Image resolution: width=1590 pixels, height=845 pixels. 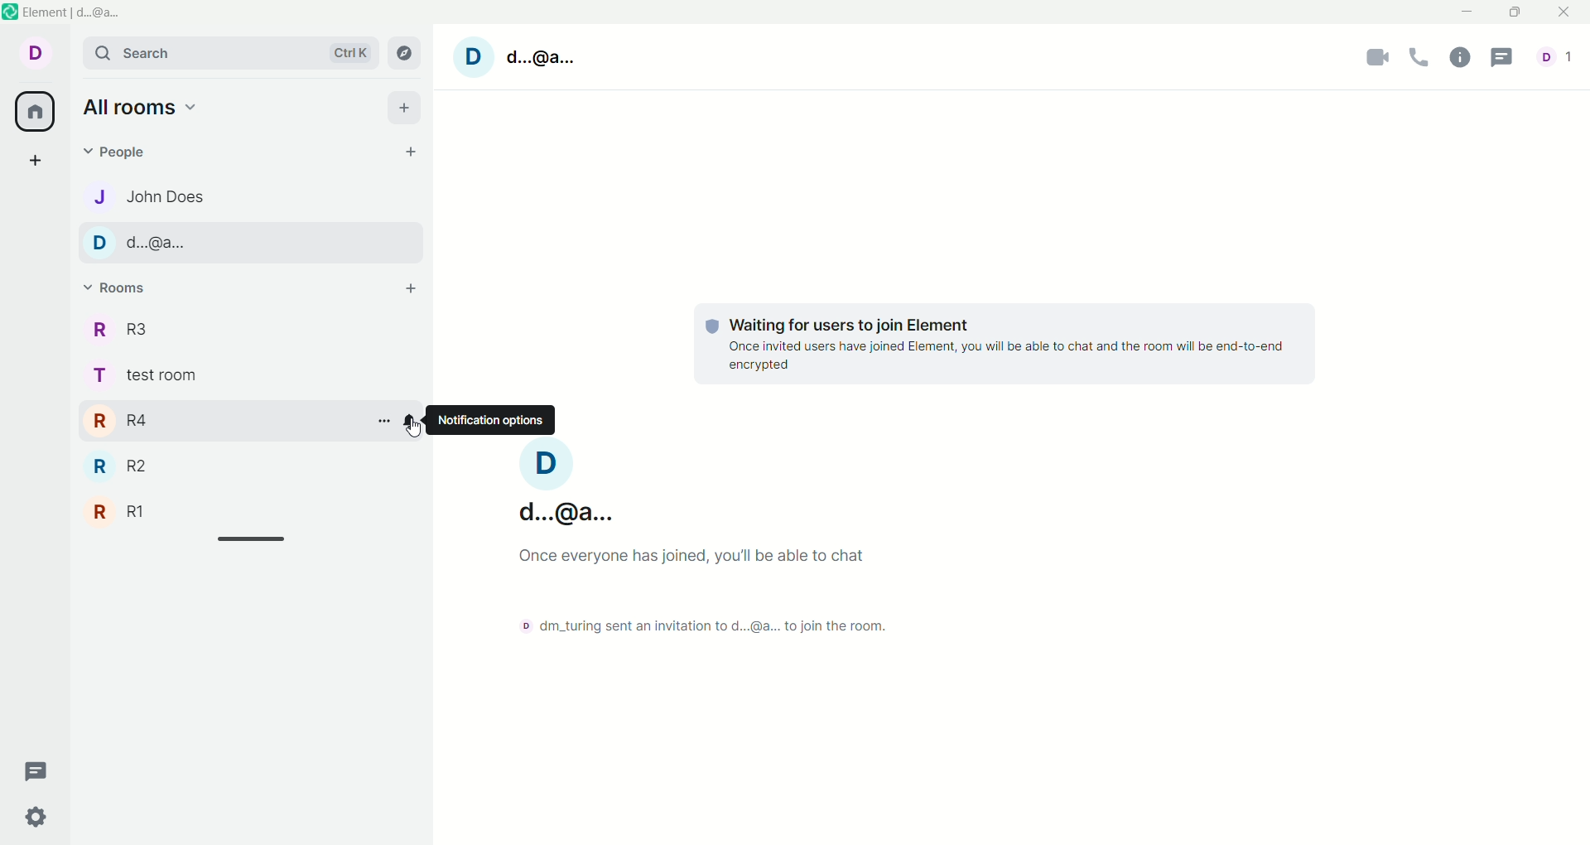 I want to click on explore room, so click(x=408, y=53).